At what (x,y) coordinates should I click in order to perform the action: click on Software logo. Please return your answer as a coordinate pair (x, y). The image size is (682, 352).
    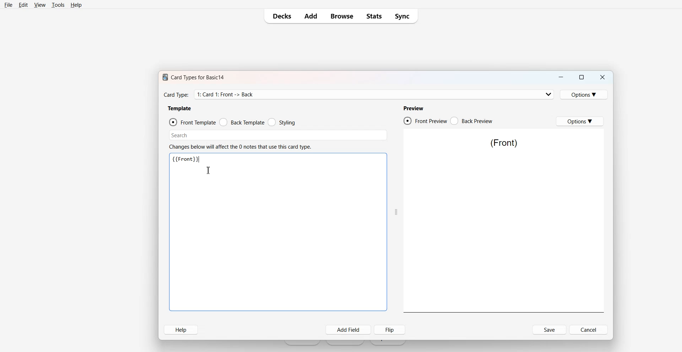
    Looking at the image, I should click on (164, 78).